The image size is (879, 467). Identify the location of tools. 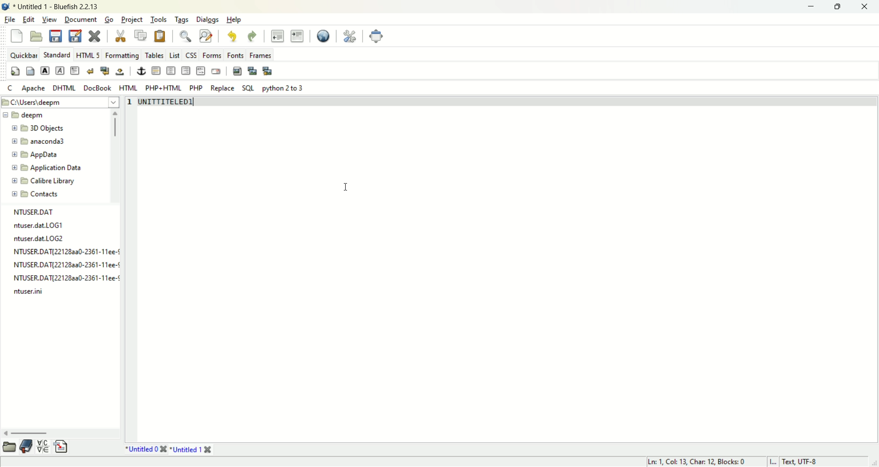
(159, 20).